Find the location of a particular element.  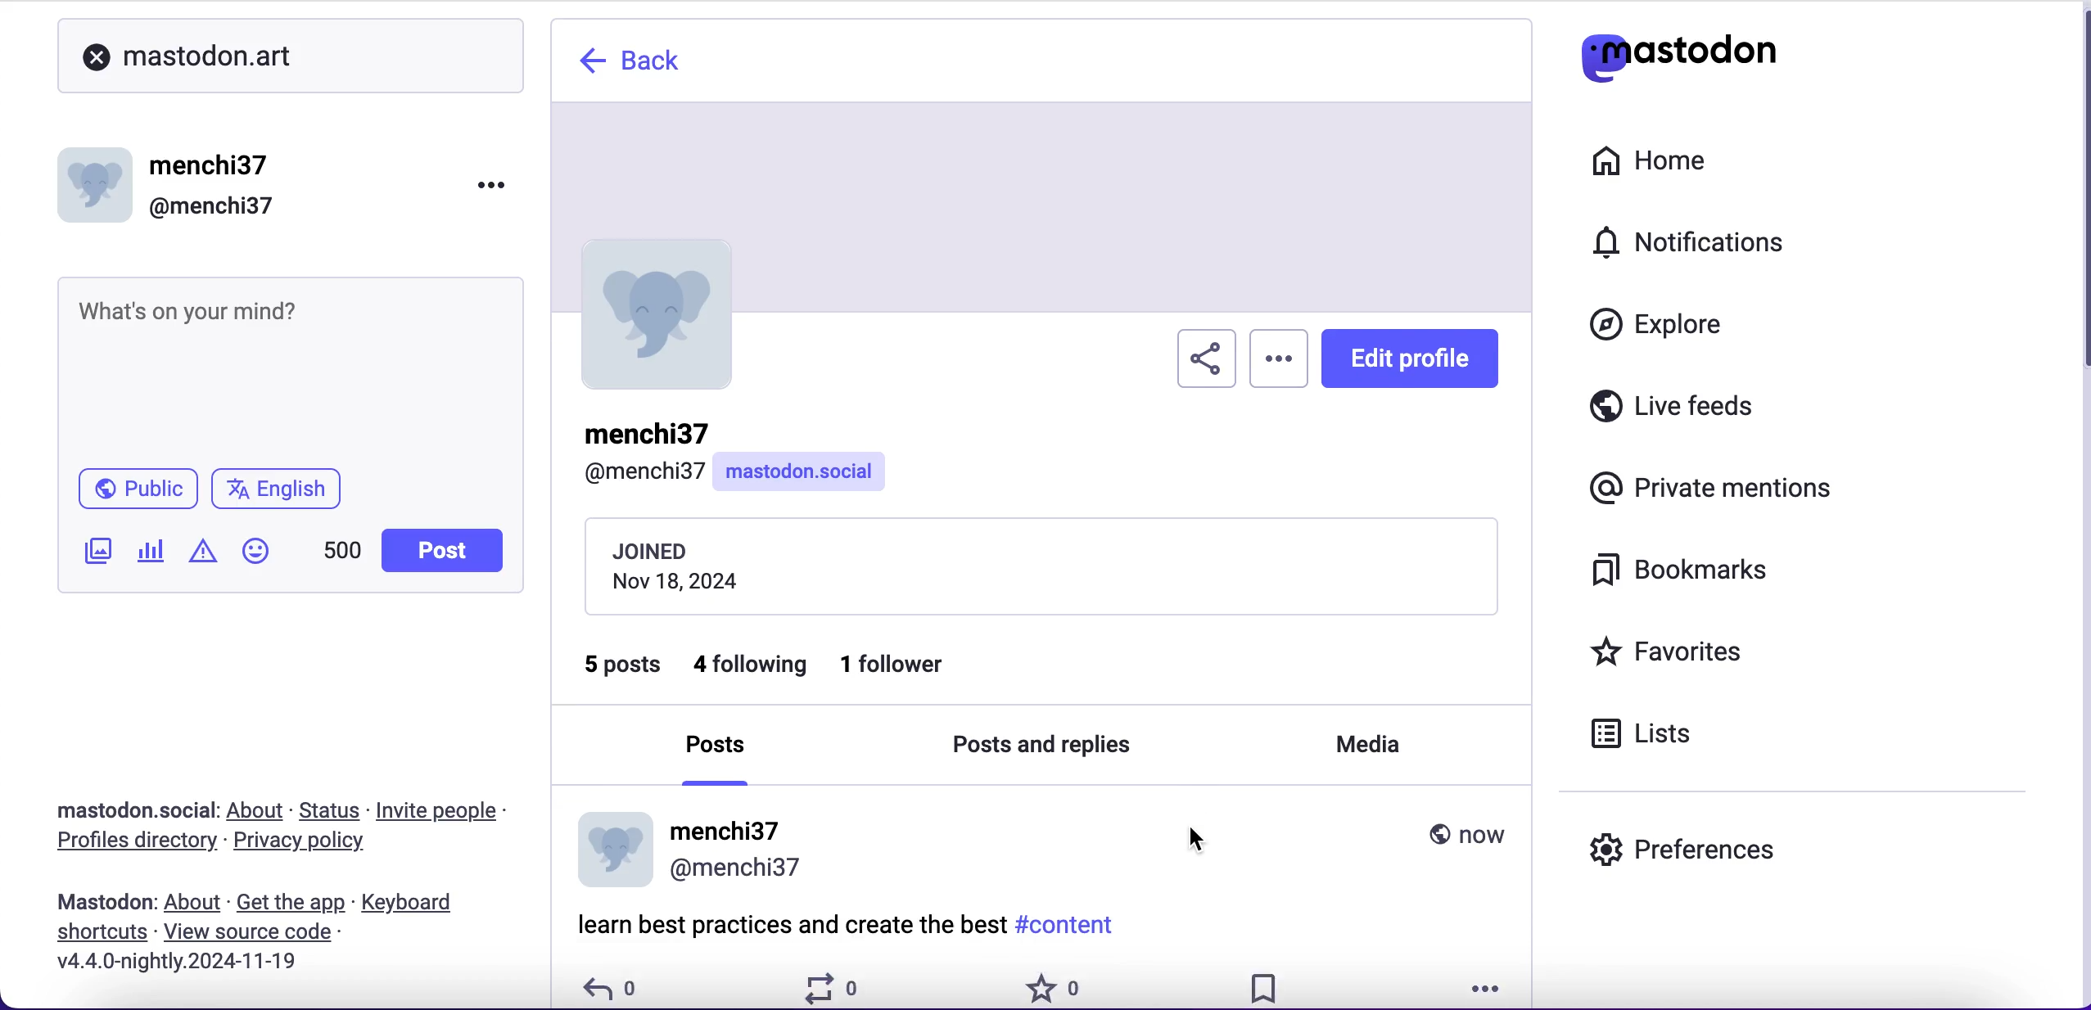

options is located at coordinates (1493, 985).